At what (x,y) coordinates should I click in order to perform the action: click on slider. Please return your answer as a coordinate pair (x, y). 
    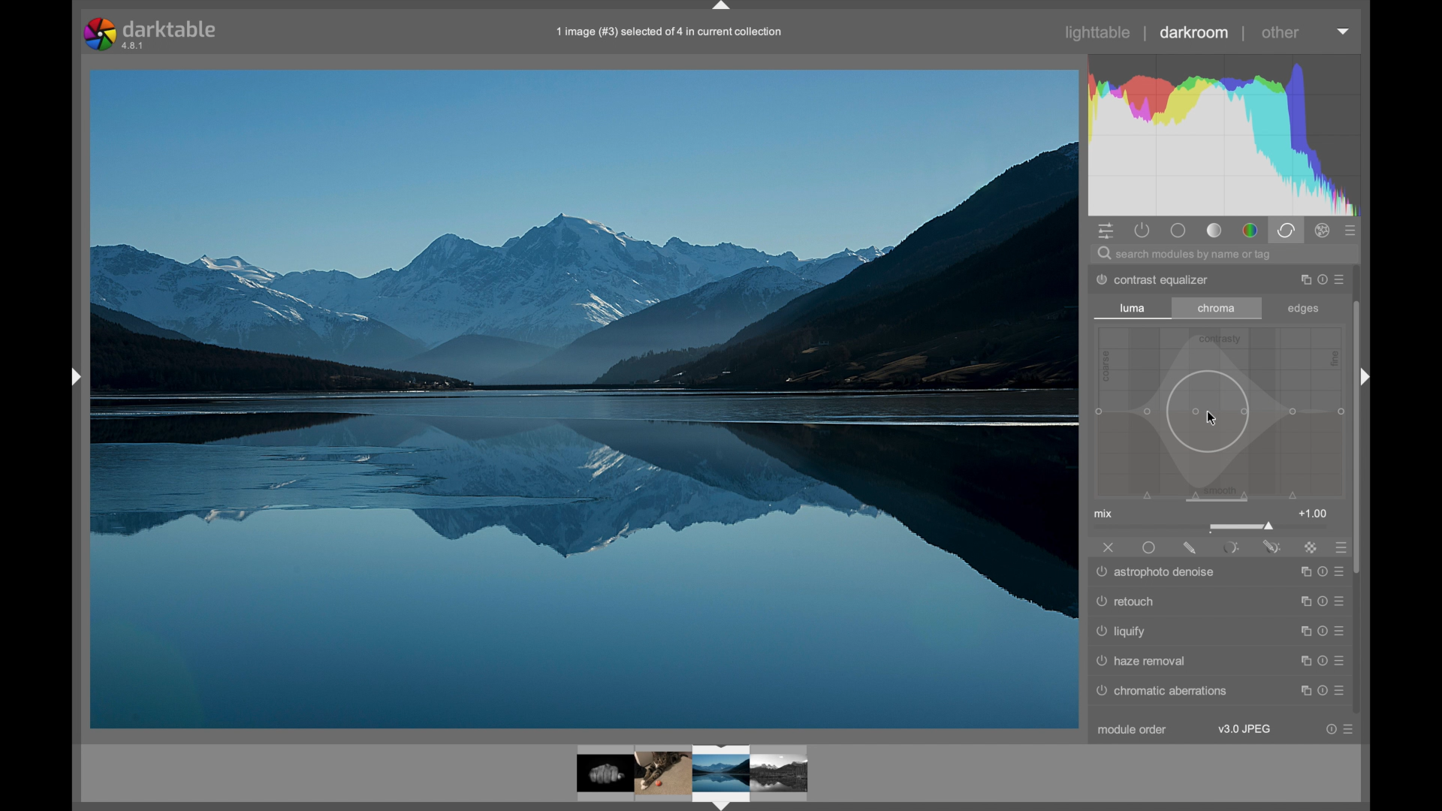
    Looking at the image, I should click on (1240, 526).